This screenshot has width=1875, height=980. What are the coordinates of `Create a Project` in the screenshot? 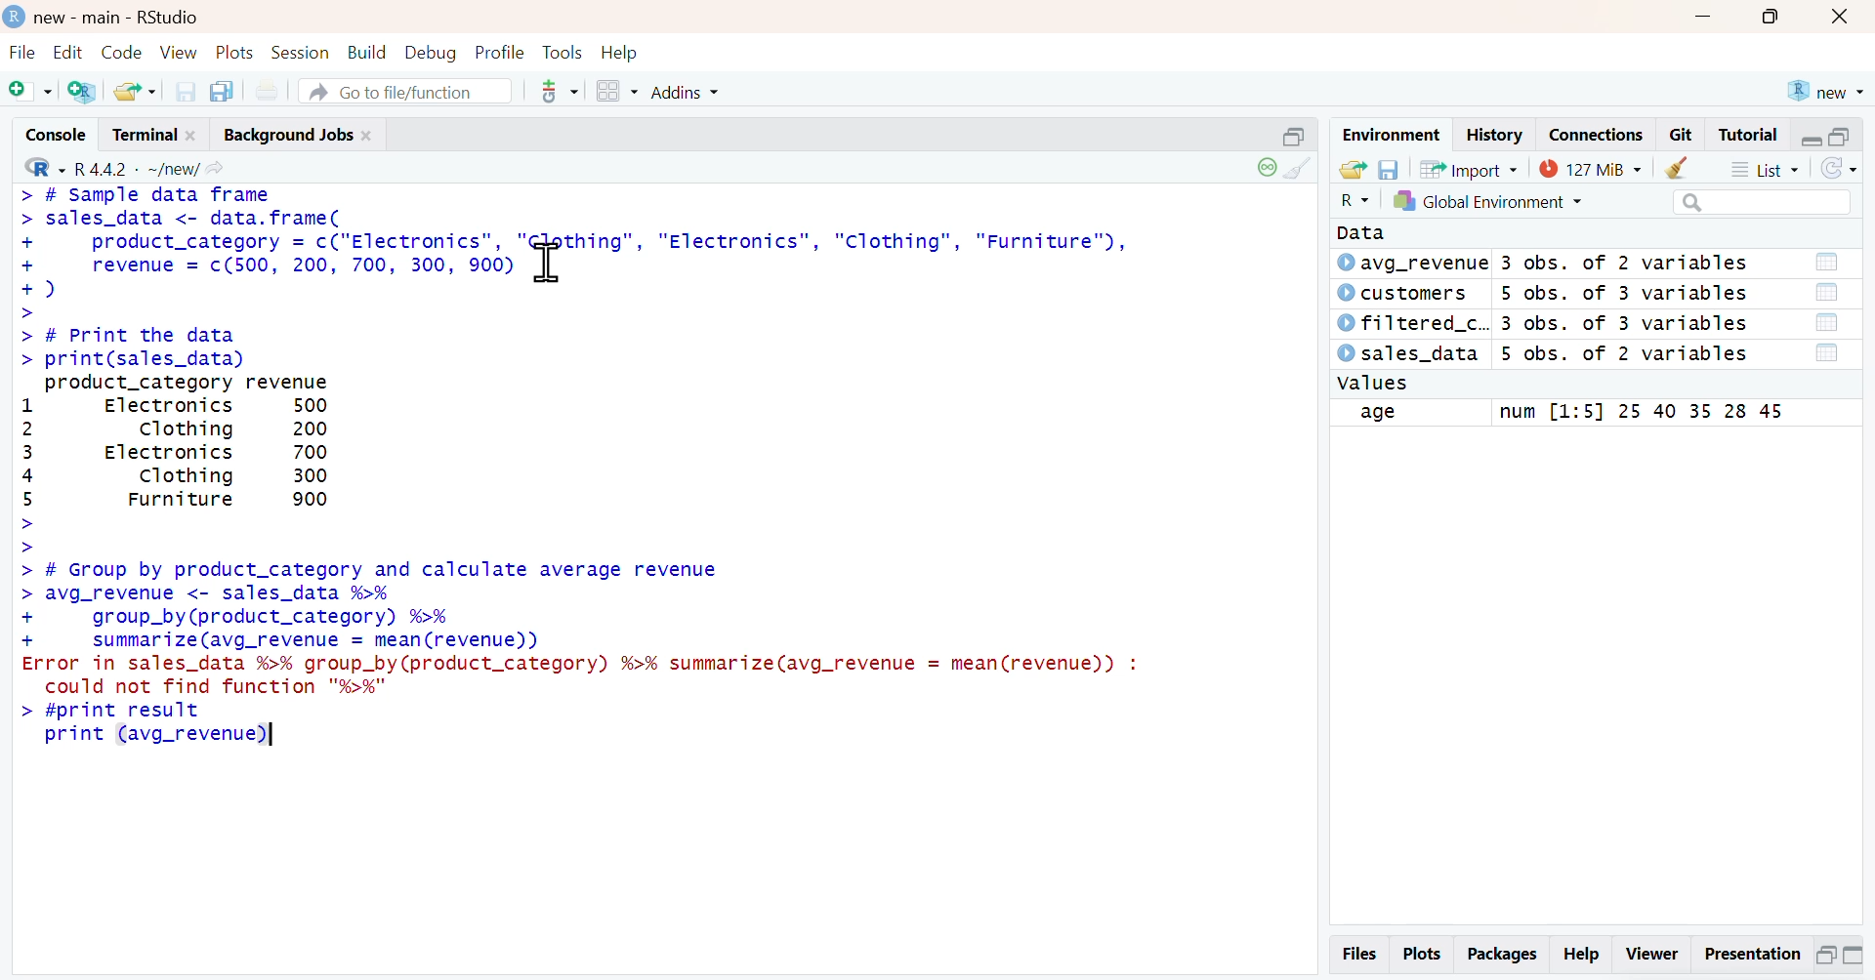 It's located at (81, 91).